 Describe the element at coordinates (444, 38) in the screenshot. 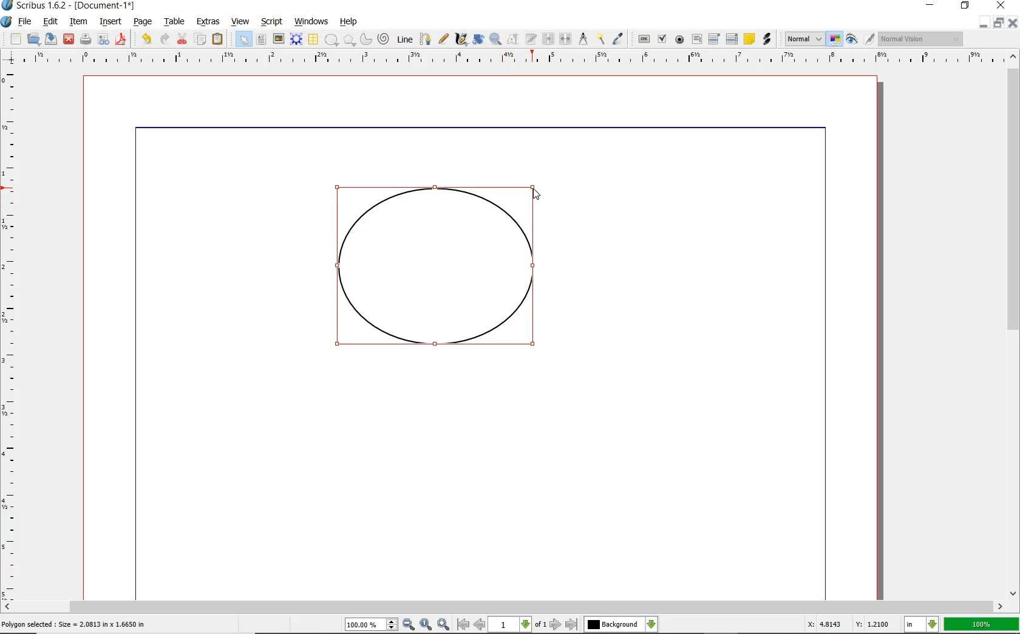

I see `FREEHAND LINE` at that location.